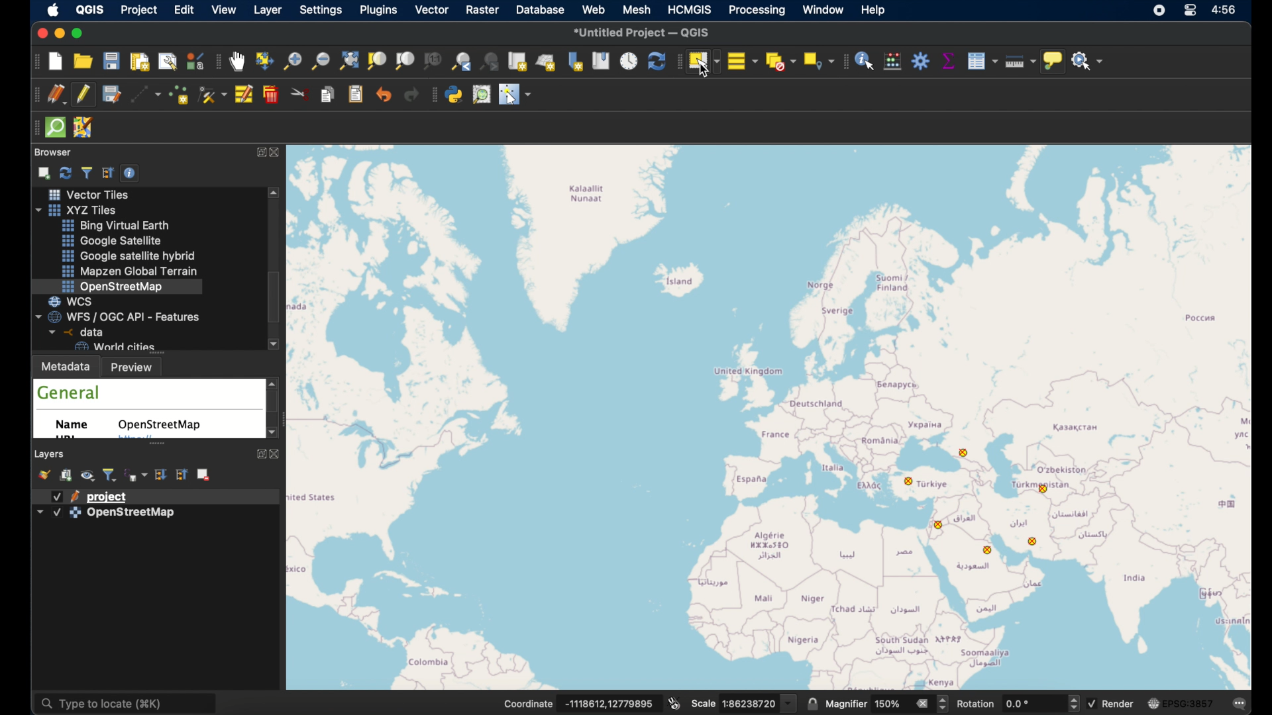  I want to click on zoom out, so click(319, 60).